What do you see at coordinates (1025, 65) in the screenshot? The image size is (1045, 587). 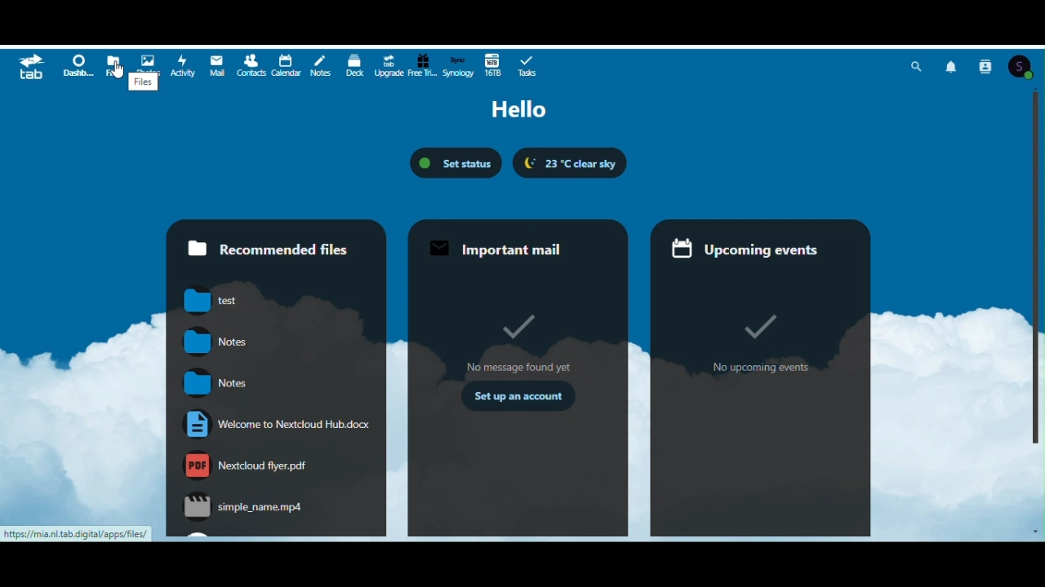 I see `Account icon` at bounding box center [1025, 65].